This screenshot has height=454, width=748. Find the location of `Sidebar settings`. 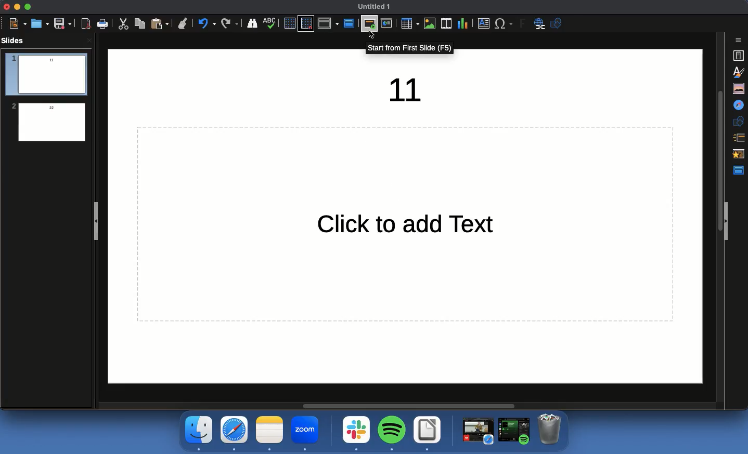

Sidebar settings is located at coordinates (739, 41).